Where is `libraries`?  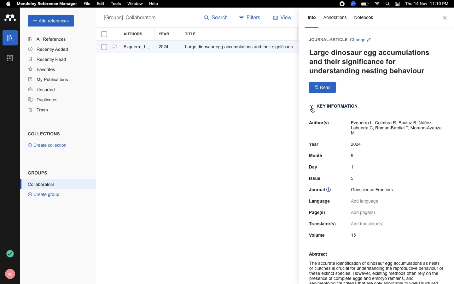
libraries is located at coordinates (9, 37).